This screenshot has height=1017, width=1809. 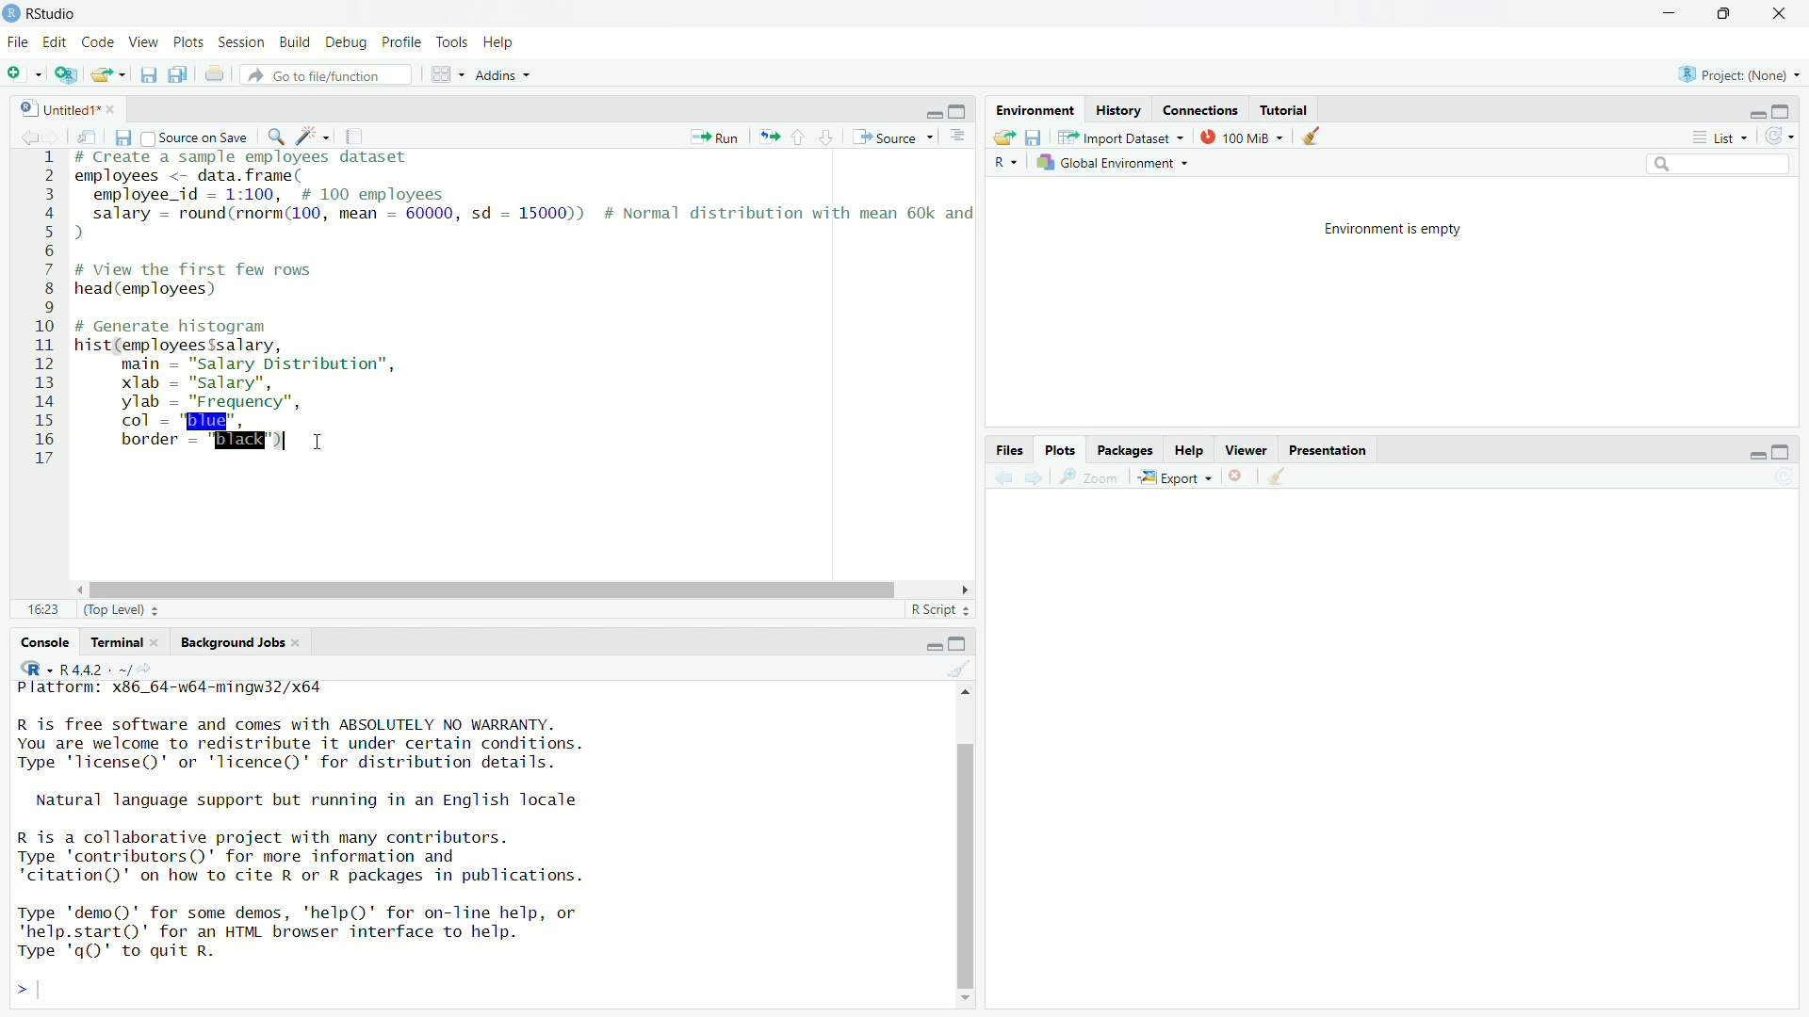 What do you see at coordinates (66, 74) in the screenshot?
I see `add file` at bounding box center [66, 74].